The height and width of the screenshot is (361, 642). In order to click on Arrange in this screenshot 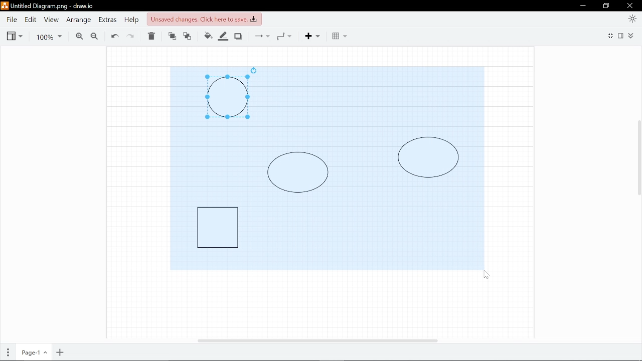, I will do `click(78, 20)`.